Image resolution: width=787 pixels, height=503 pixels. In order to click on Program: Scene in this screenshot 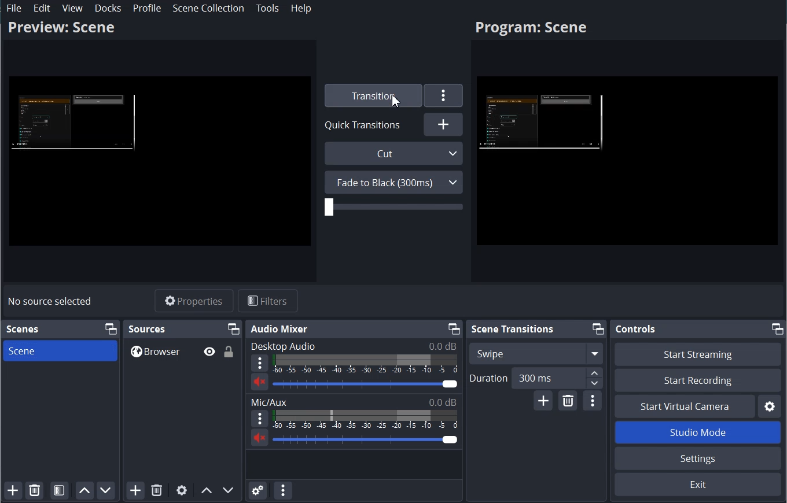, I will do `click(531, 29)`.